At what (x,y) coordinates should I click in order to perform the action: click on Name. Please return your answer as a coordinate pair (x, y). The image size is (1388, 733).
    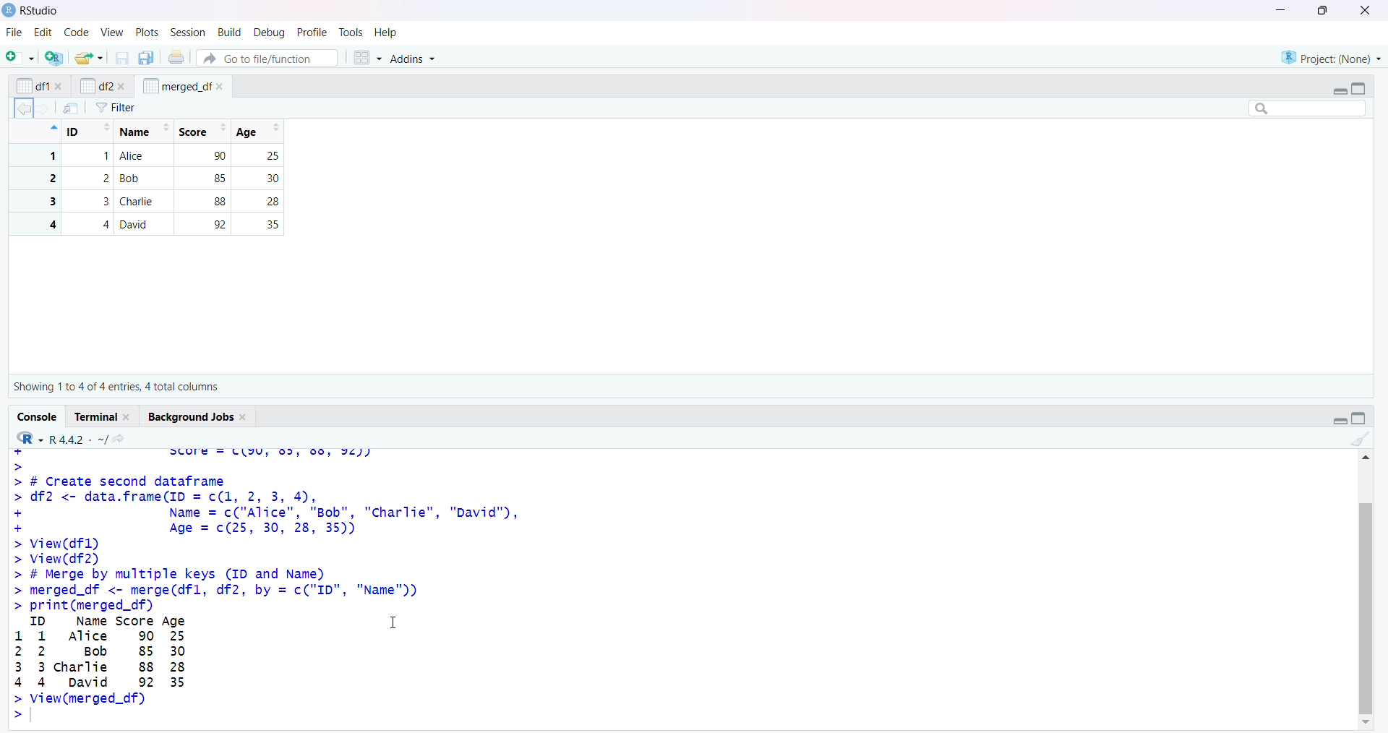
    Looking at the image, I should click on (143, 132).